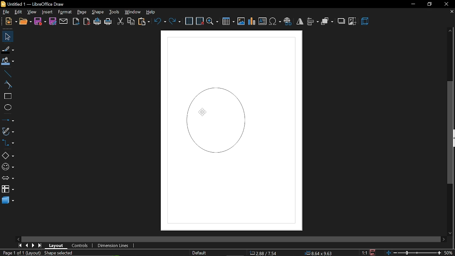 This screenshot has height=256, width=455. What do you see at coordinates (86, 22) in the screenshot?
I see `export as` at bounding box center [86, 22].